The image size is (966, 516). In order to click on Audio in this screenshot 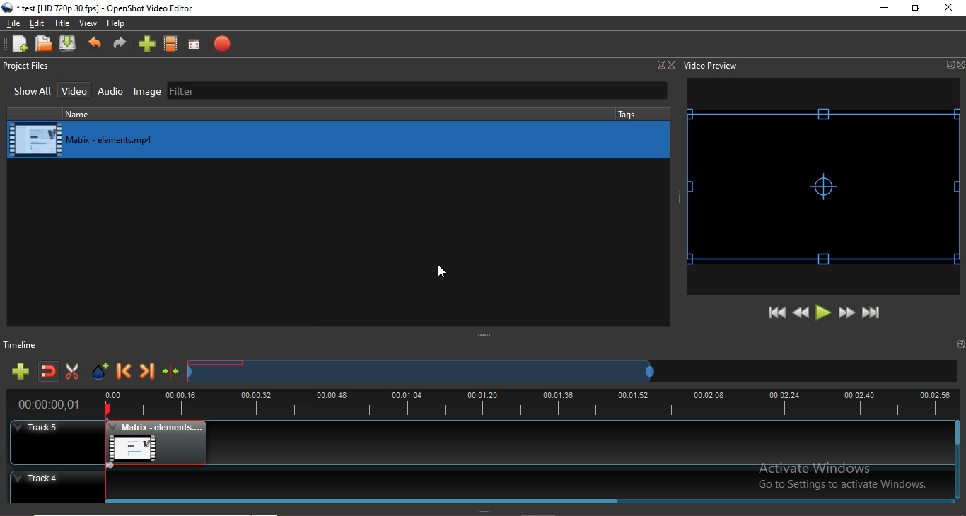, I will do `click(112, 92)`.